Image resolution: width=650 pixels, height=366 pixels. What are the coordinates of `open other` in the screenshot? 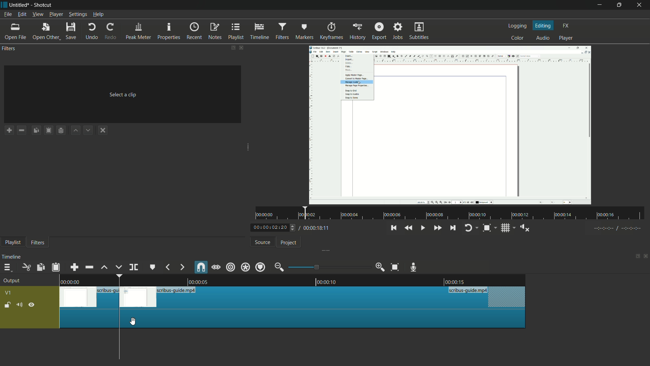 It's located at (46, 31).